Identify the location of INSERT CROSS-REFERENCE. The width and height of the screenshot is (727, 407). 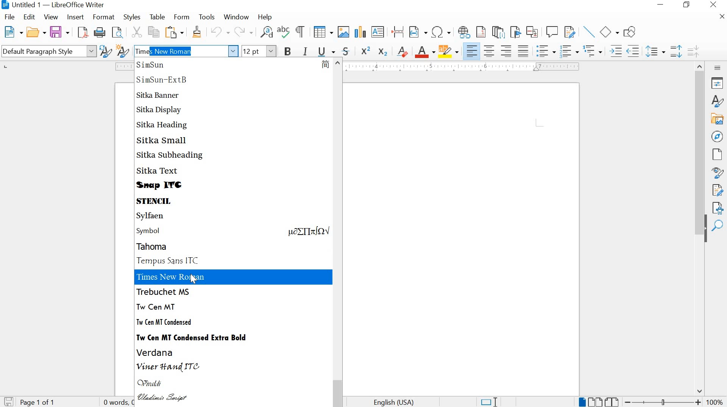
(534, 31).